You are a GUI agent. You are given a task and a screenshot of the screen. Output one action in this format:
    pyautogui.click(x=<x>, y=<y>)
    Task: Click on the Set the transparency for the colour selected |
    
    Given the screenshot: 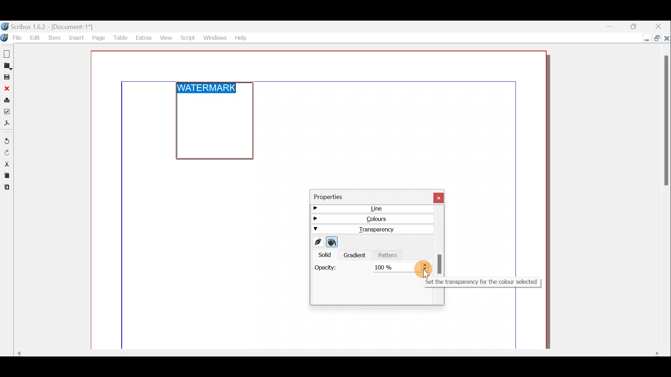 What is the action you would take?
    pyautogui.click(x=482, y=283)
    